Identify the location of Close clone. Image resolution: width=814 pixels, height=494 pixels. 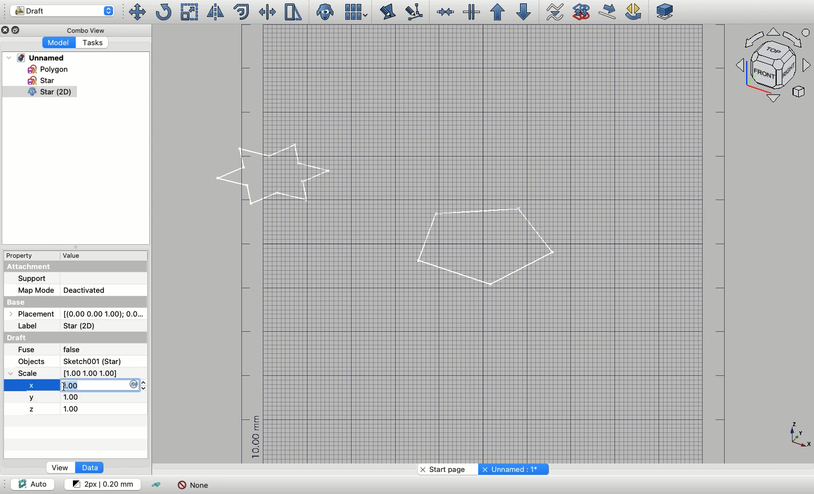
(326, 12).